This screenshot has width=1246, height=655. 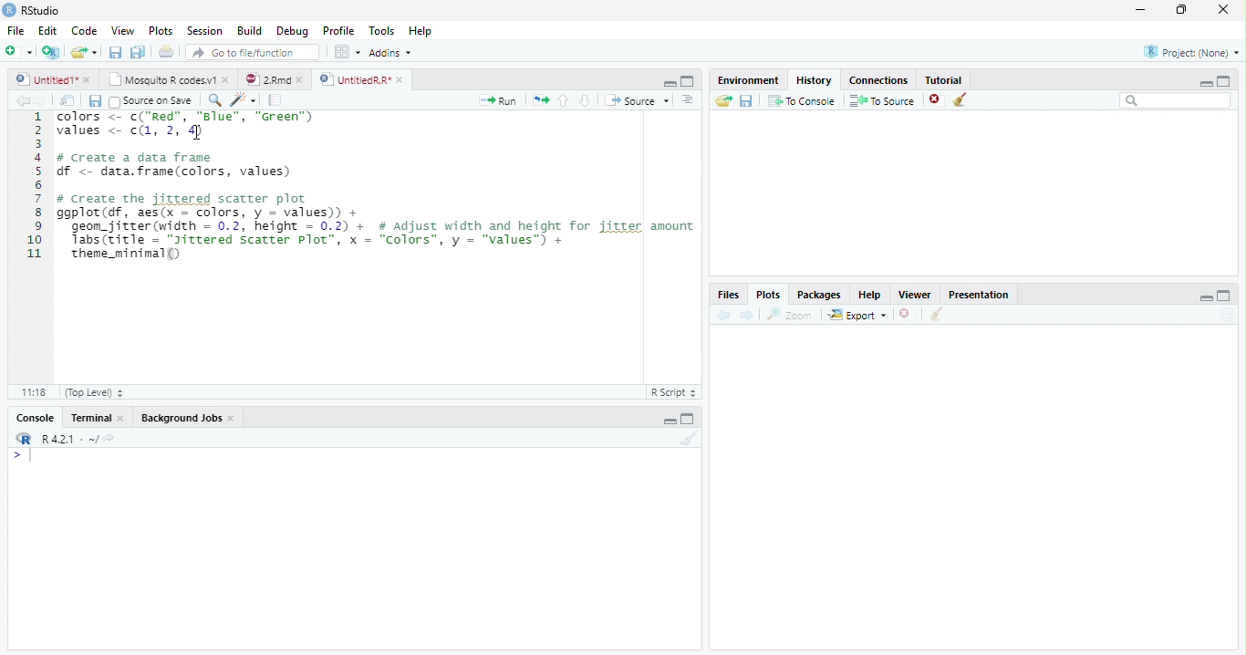 I want to click on close, so click(x=121, y=418).